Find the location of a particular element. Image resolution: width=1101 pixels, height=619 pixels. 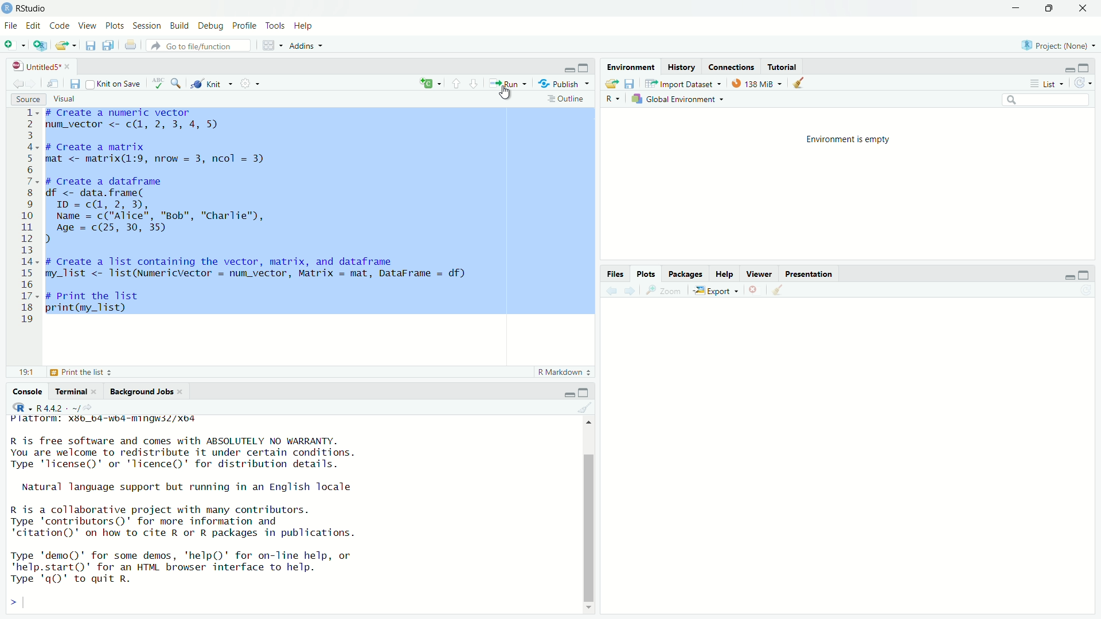

clear is located at coordinates (588, 408).